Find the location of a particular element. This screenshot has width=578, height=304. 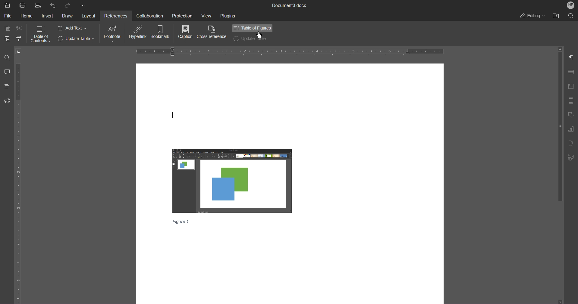

References is located at coordinates (115, 15).